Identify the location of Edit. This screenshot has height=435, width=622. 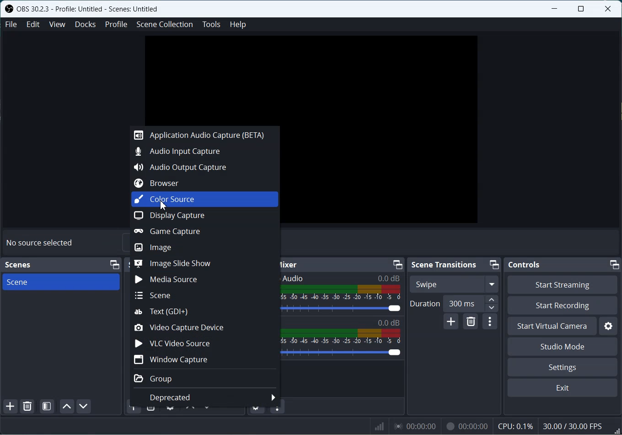
(33, 24).